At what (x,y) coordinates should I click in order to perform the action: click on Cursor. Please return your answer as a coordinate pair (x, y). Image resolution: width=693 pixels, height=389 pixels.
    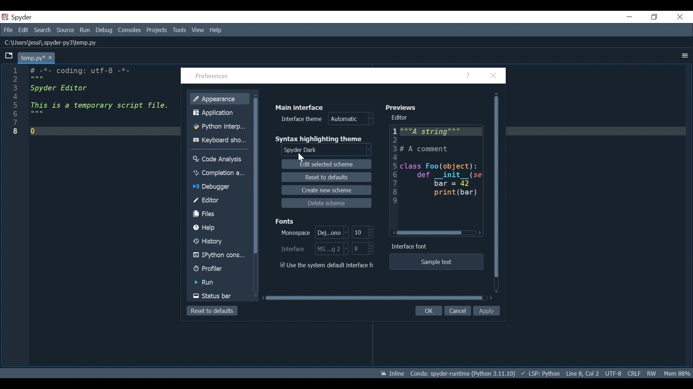
    Looking at the image, I should click on (301, 157).